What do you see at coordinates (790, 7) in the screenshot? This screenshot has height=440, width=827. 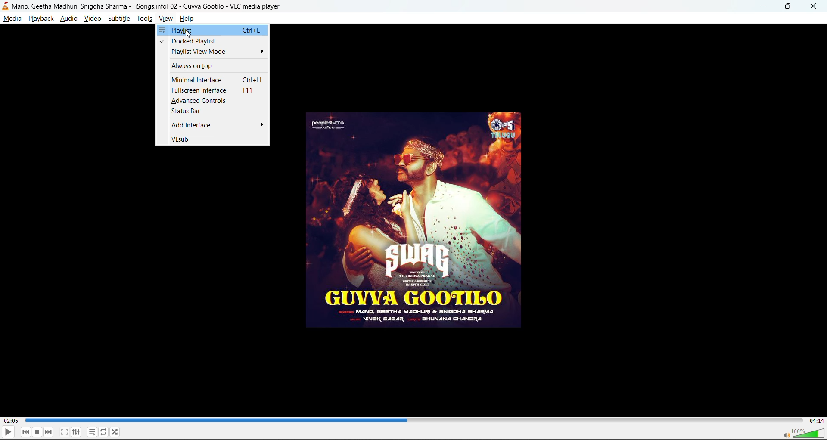 I see `maximize` at bounding box center [790, 7].